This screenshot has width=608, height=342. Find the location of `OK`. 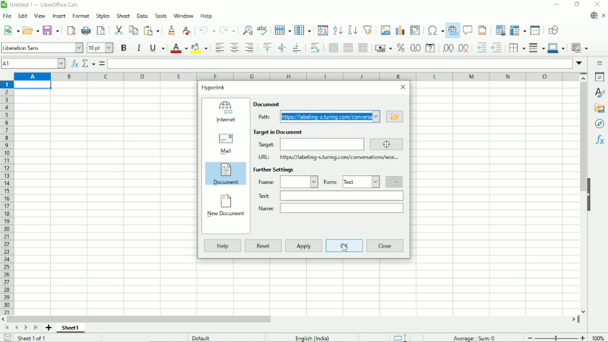

OK is located at coordinates (345, 246).